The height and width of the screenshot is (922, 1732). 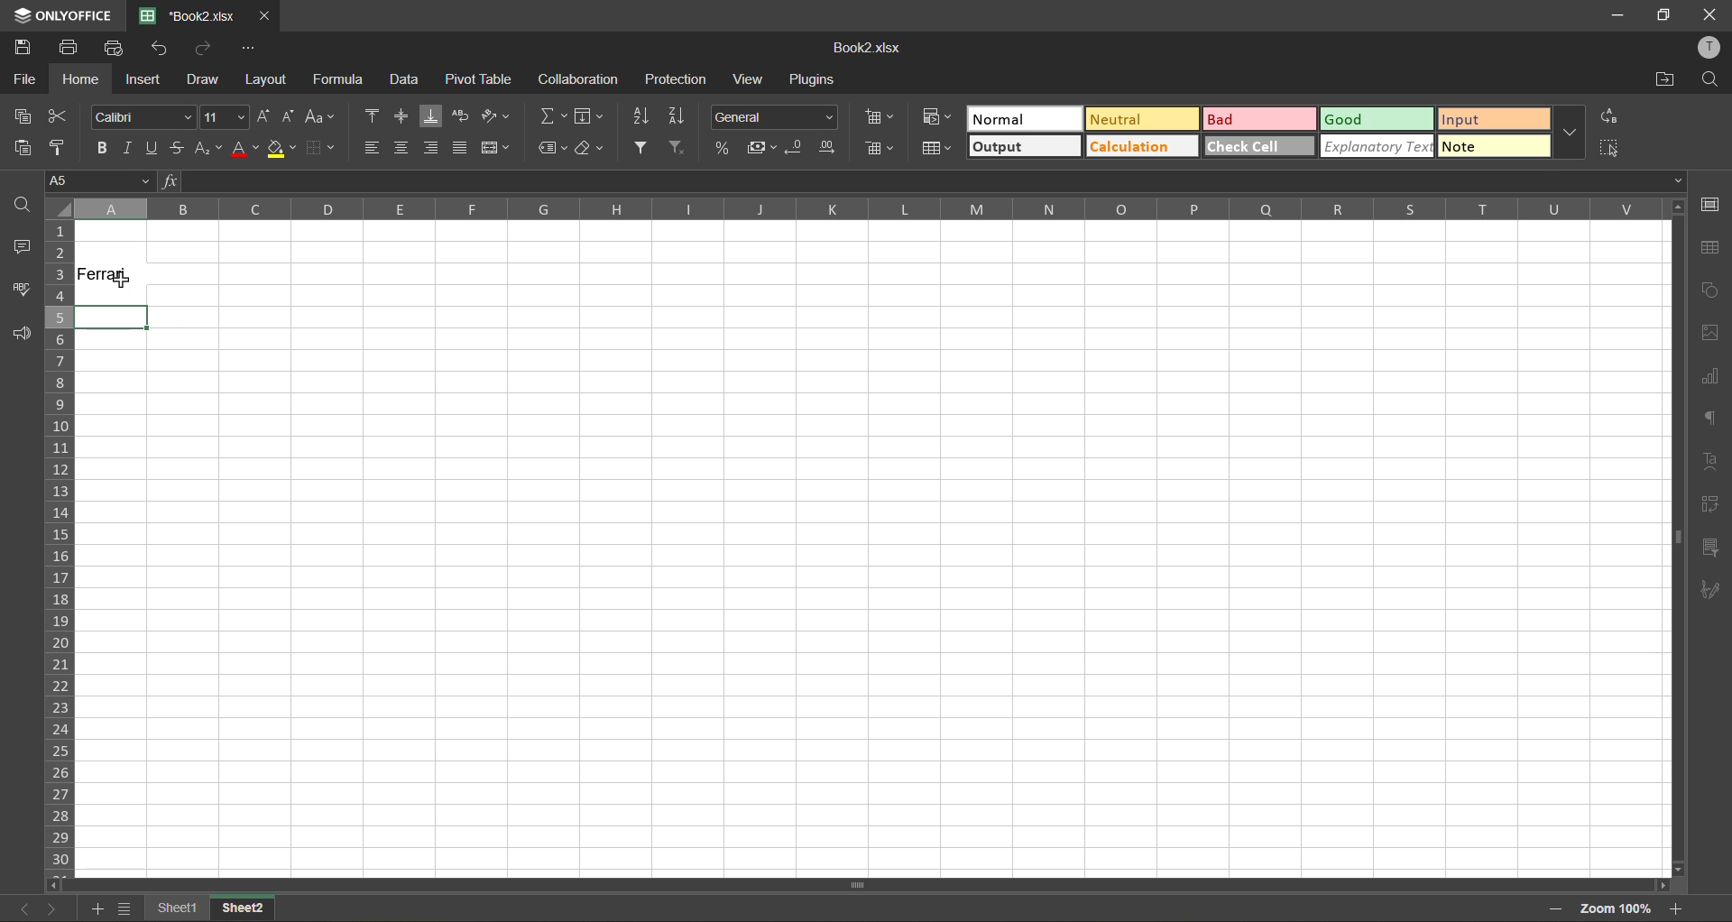 I want to click on table, so click(x=1711, y=247).